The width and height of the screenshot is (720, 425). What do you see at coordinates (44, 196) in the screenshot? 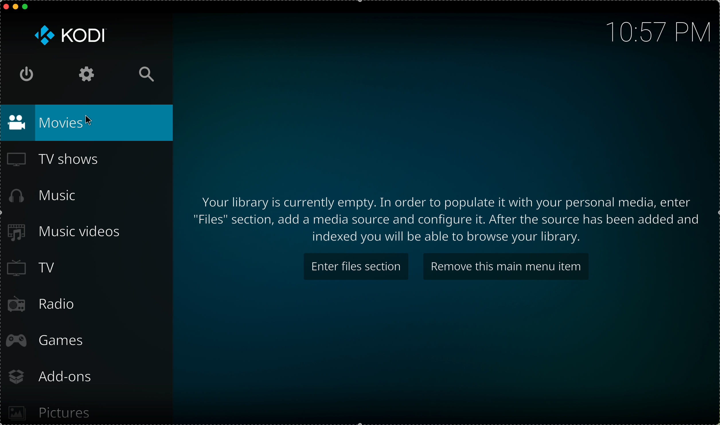
I see `music` at bounding box center [44, 196].